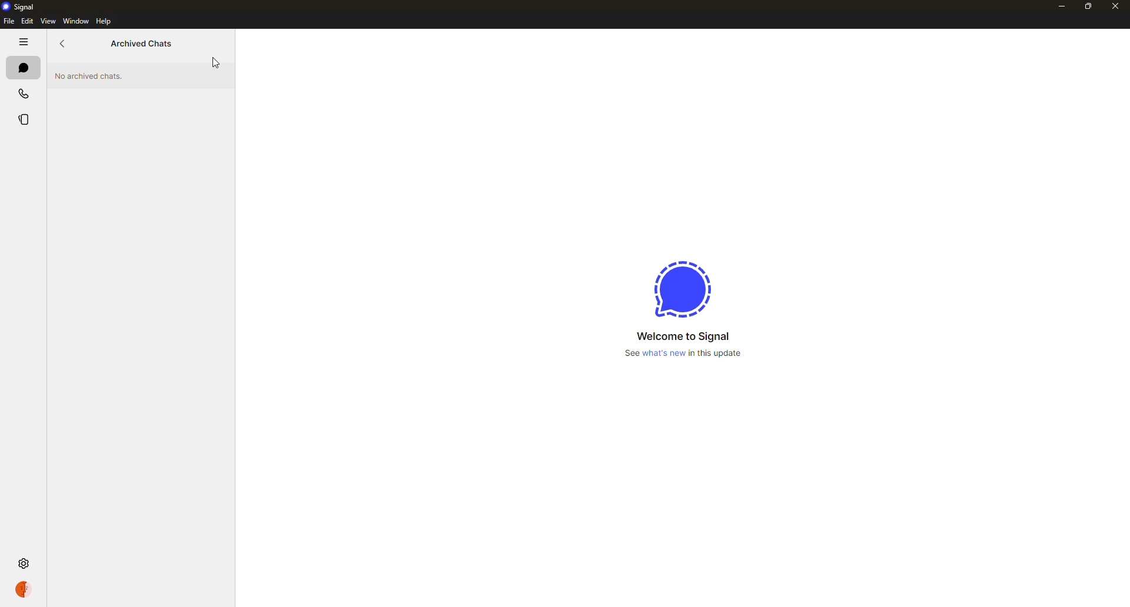 This screenshot has width=1130, height=607. What do you see at coordinates (685, 353) in the screenshot?
I see `what's new` at bounding box center [685, 353].